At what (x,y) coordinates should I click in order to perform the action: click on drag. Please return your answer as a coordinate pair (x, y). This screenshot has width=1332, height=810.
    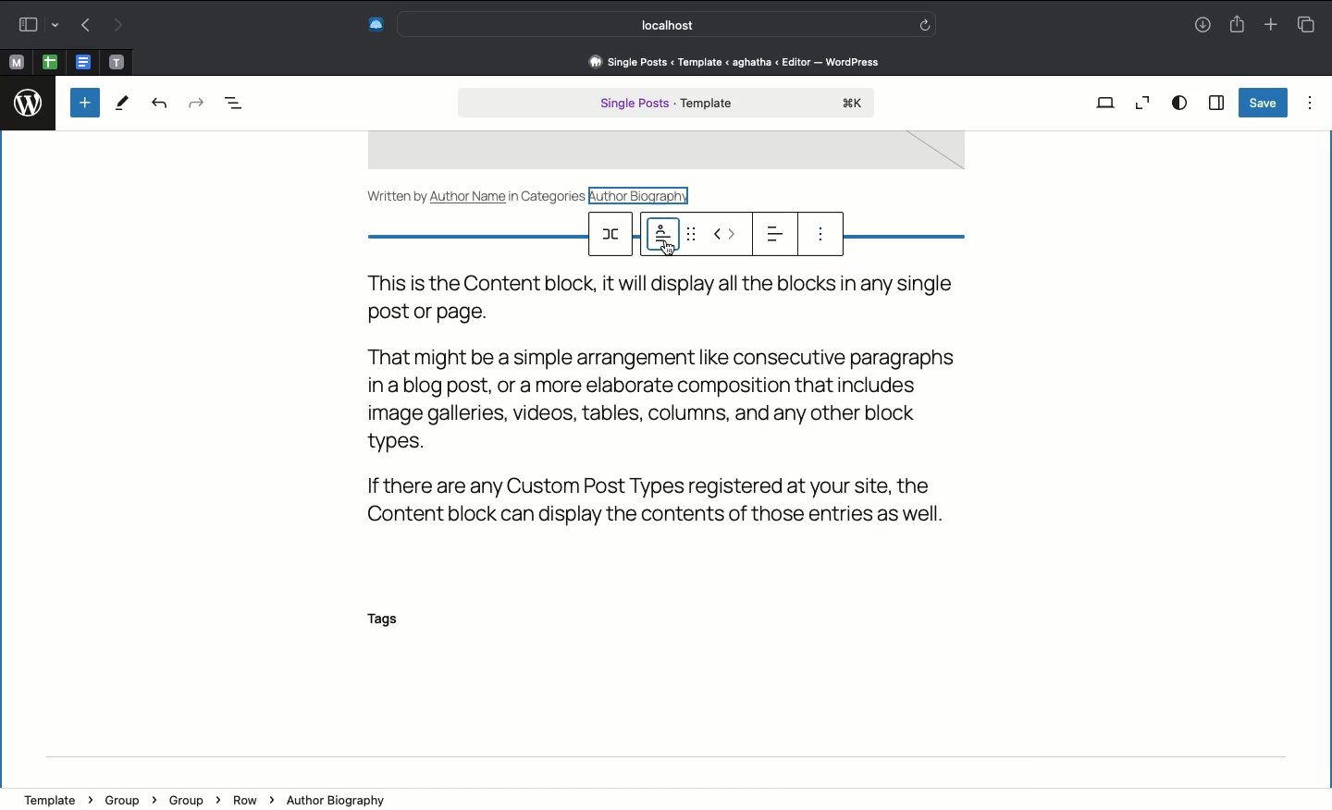
    Looking at the image, I should click on (695, 235).